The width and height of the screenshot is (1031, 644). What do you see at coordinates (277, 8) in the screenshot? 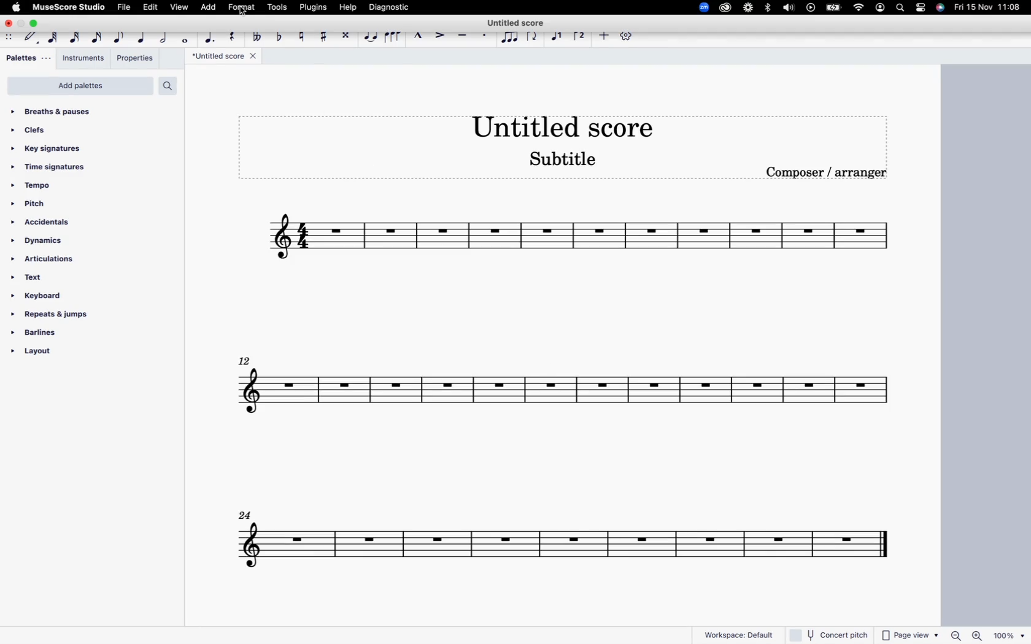
I see `tools` at bounding box center [277, 8].